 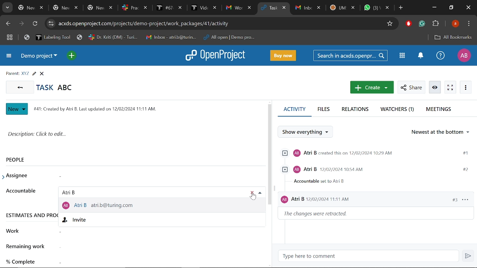 I want to click on Notifications, so click(x=421, y=56).